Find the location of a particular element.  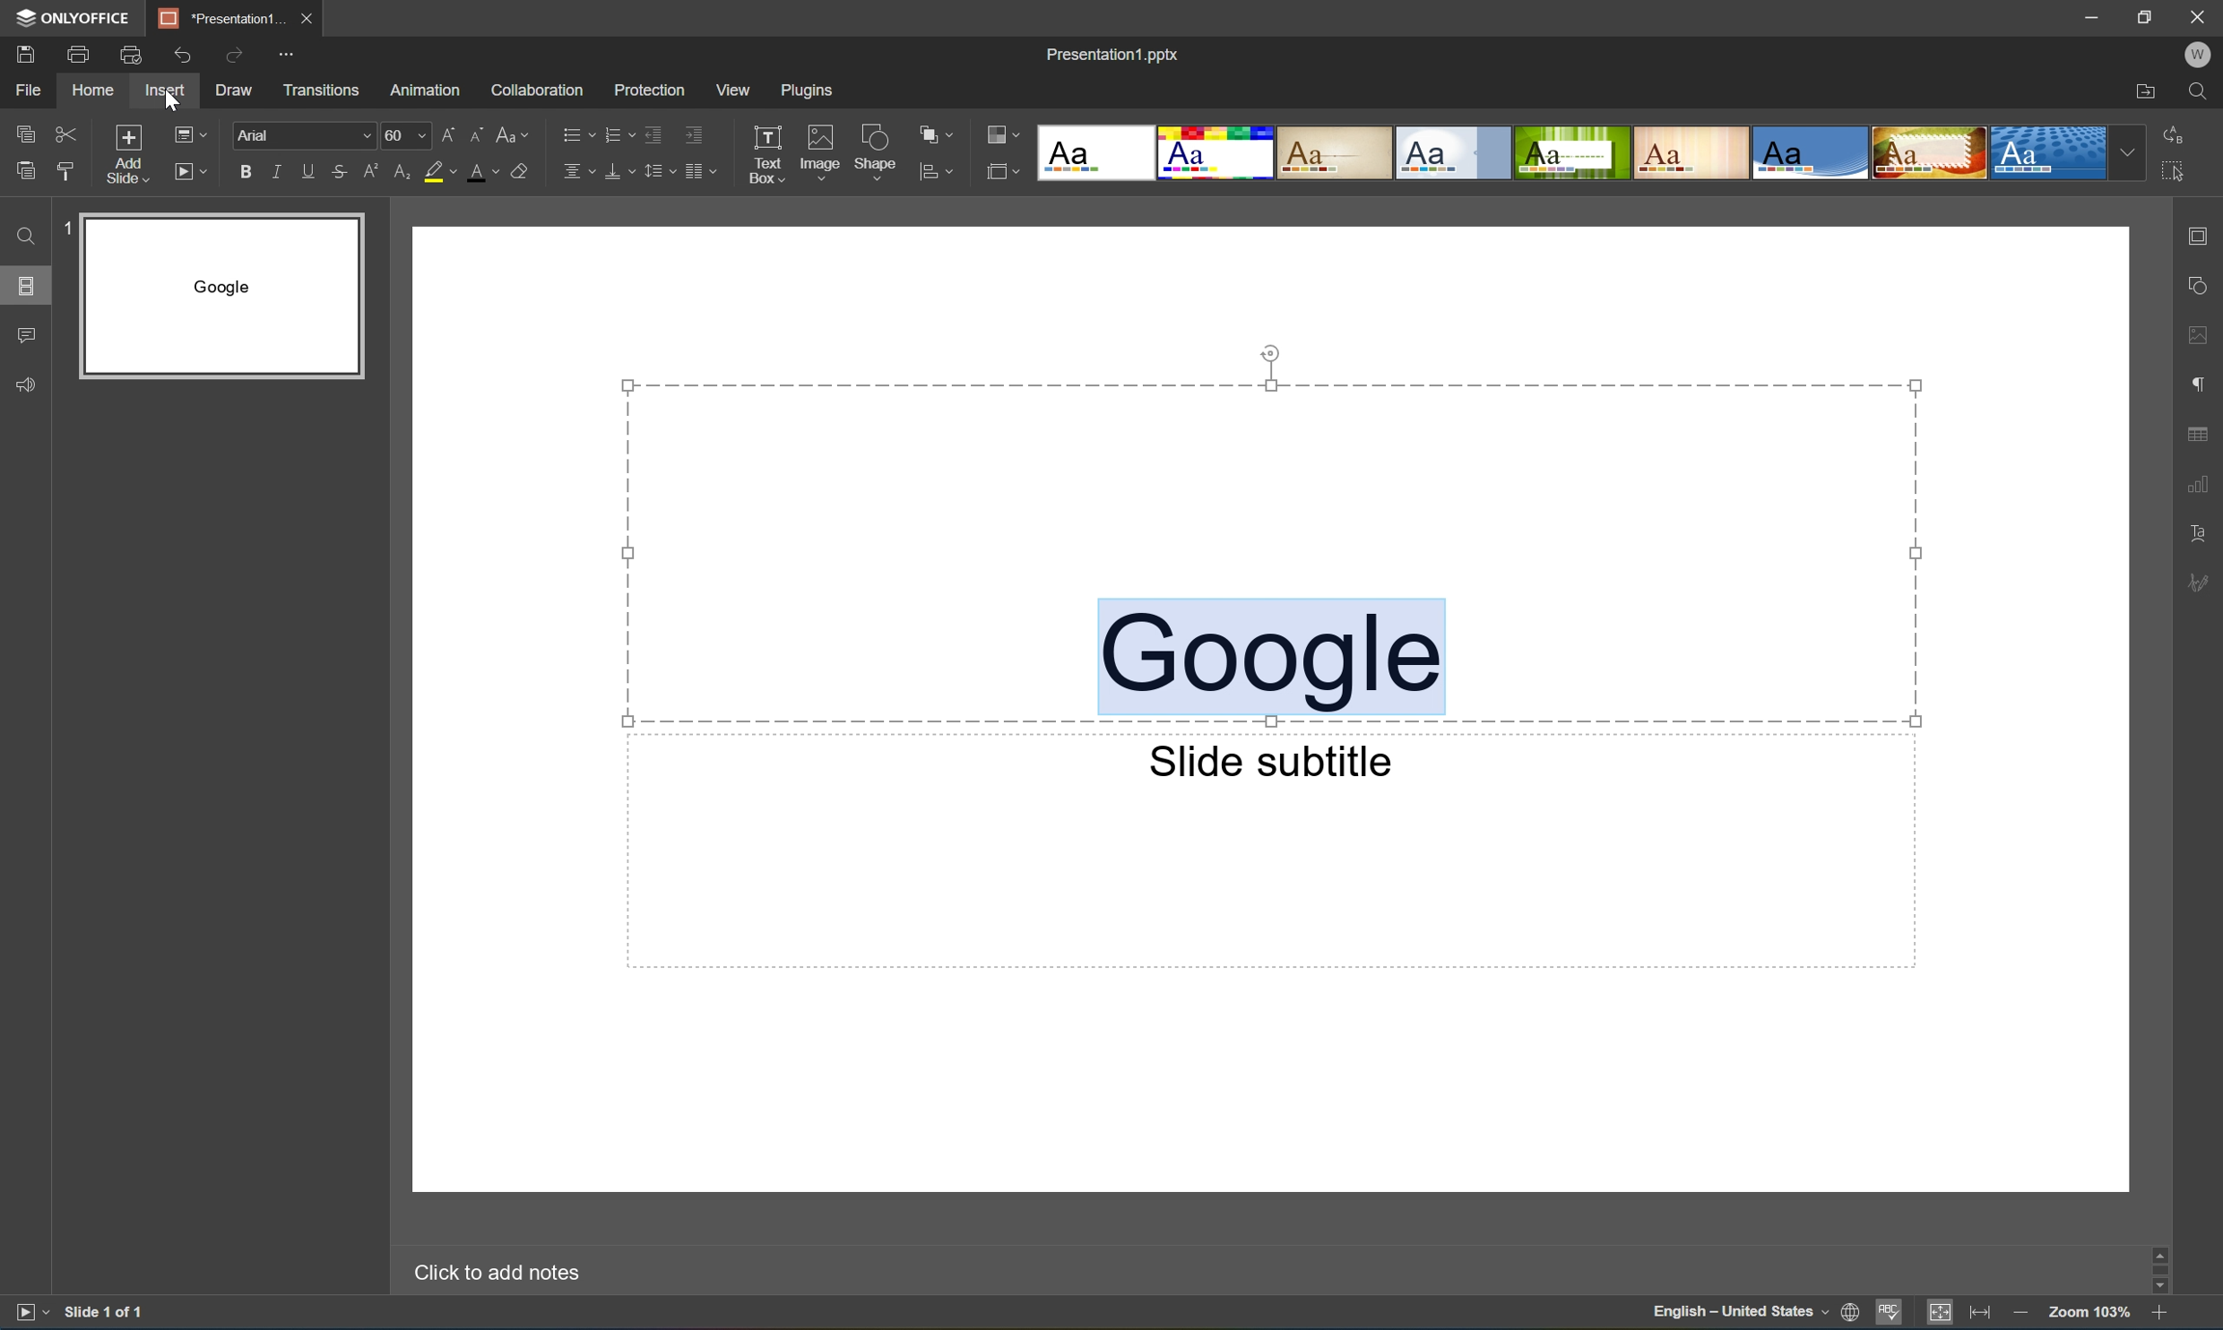

English - United States is located at coordinates (1736, 1313).